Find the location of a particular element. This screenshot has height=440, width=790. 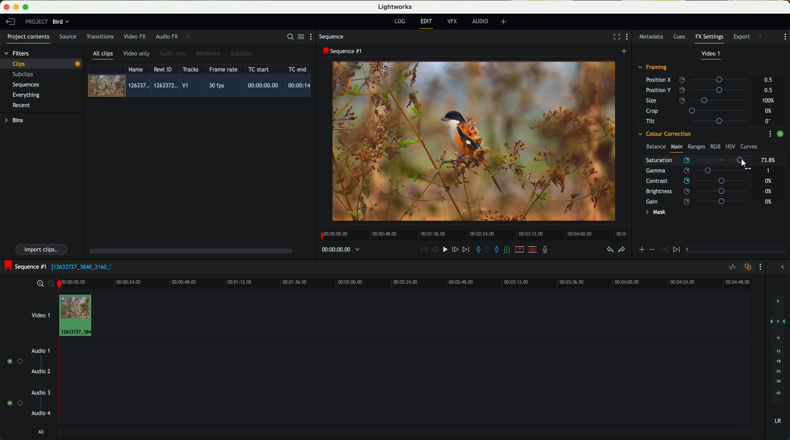

add panel is located at coordinates (190, 37).